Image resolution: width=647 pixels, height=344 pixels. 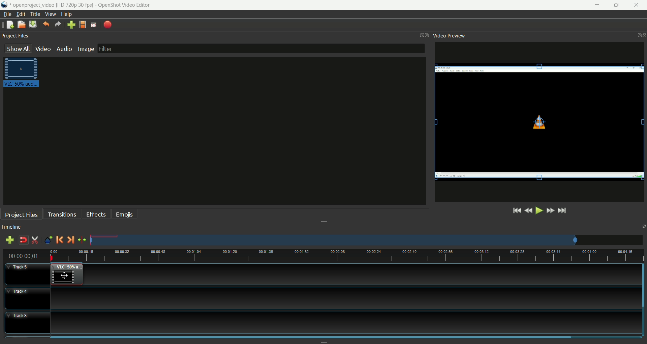 I want to click on choose profile, so click(x=83, y=25).